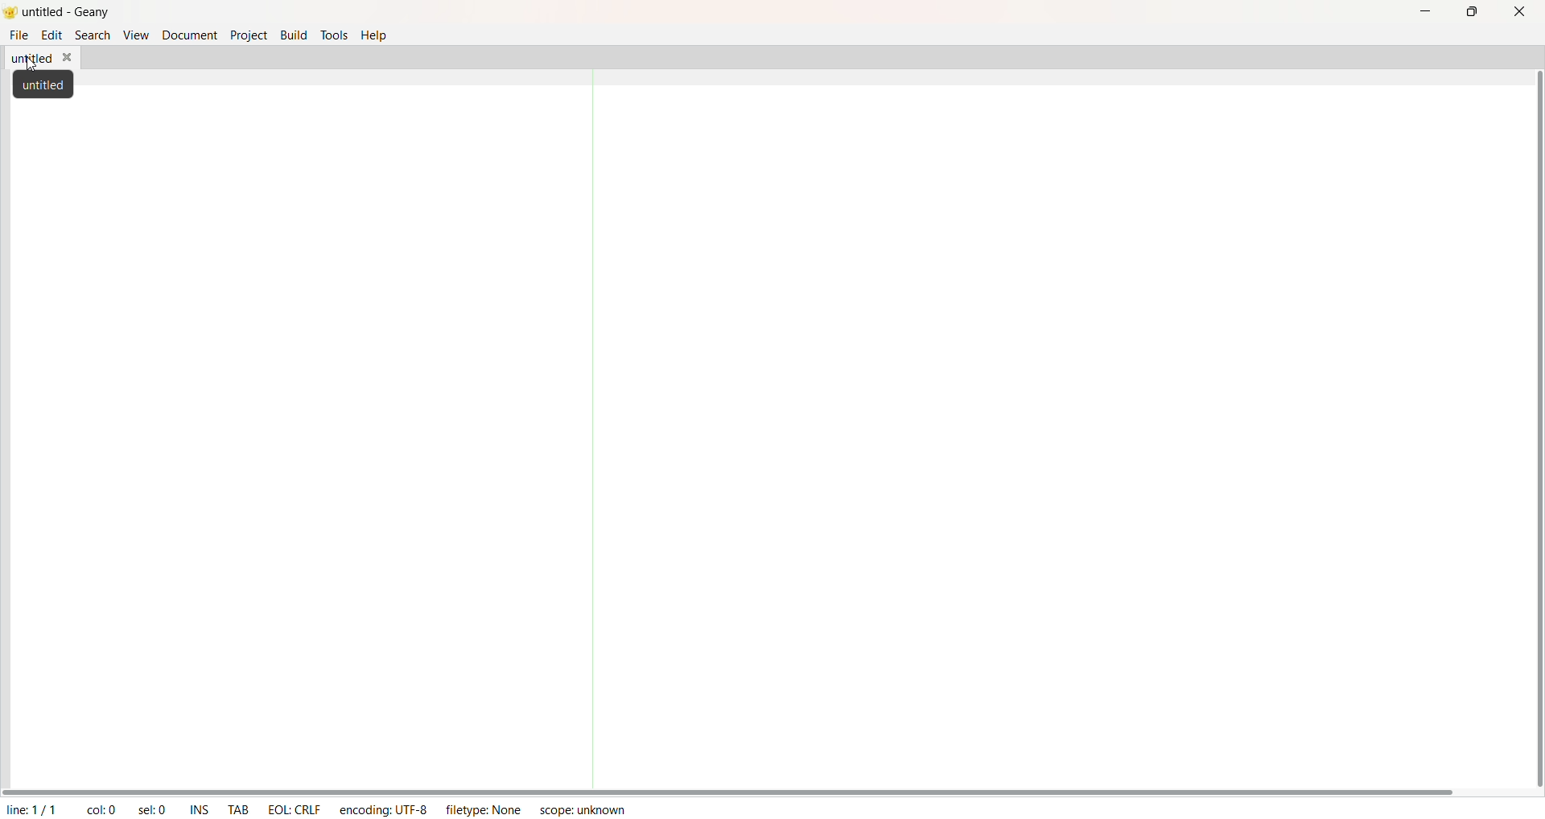  I want to click on encoding: UTF-8, so click(382, 809).